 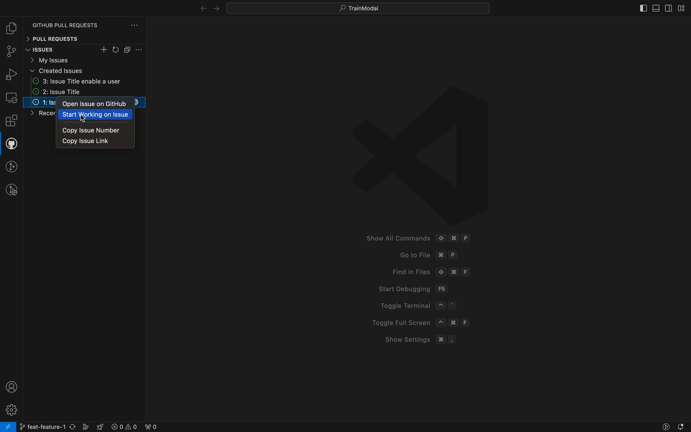 I want to click on toggle secondary bar, so click(x=667, y=8).